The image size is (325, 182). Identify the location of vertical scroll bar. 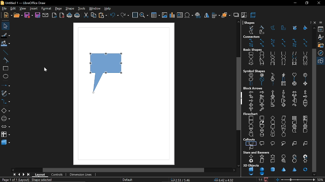
(238, 94).